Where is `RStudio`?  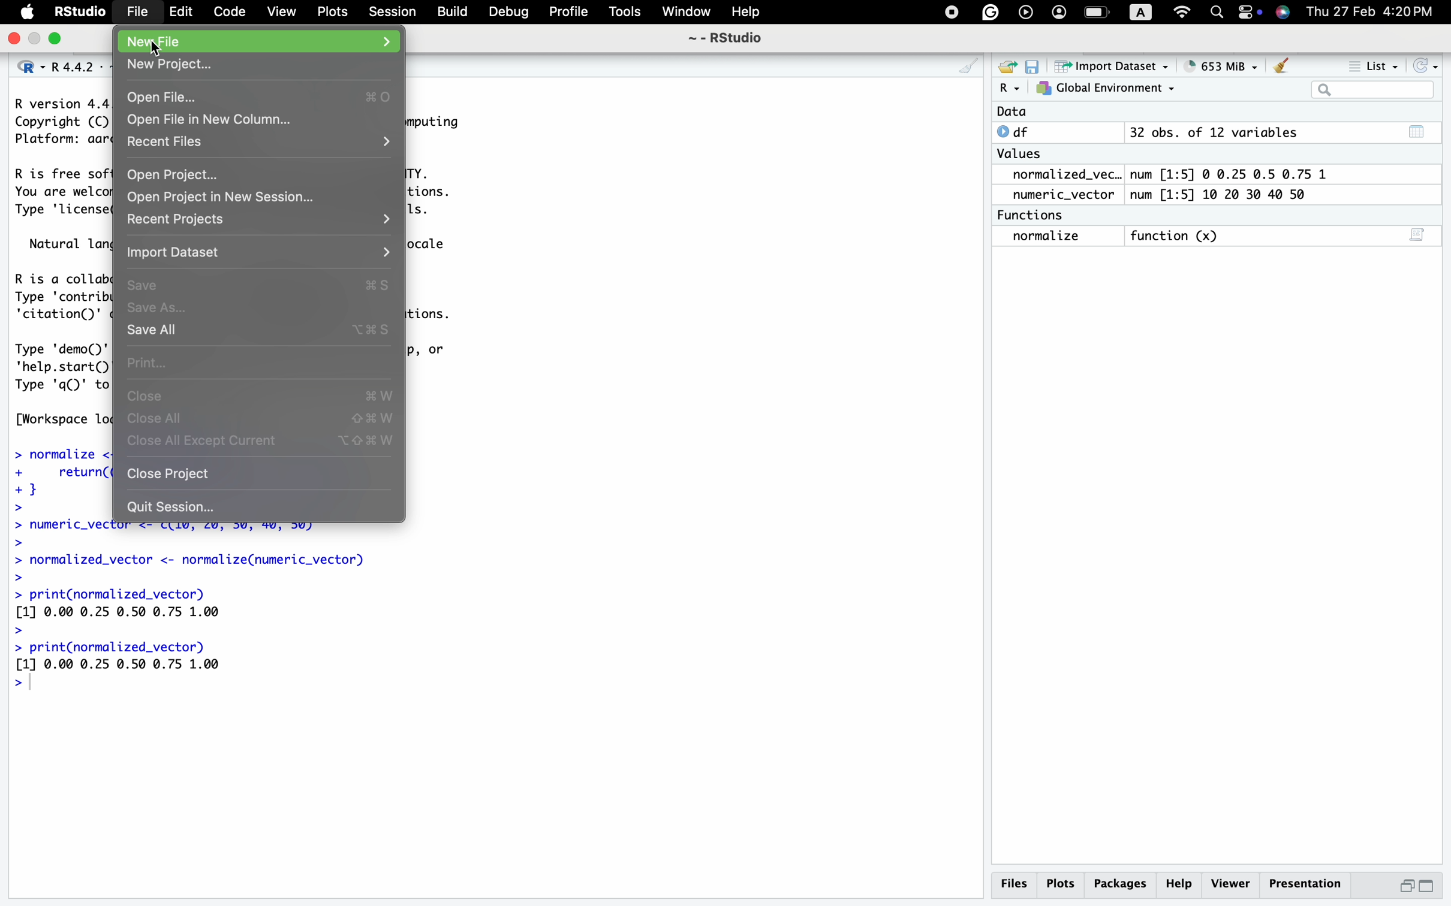 RStudio is located at coordinates (82, 13).